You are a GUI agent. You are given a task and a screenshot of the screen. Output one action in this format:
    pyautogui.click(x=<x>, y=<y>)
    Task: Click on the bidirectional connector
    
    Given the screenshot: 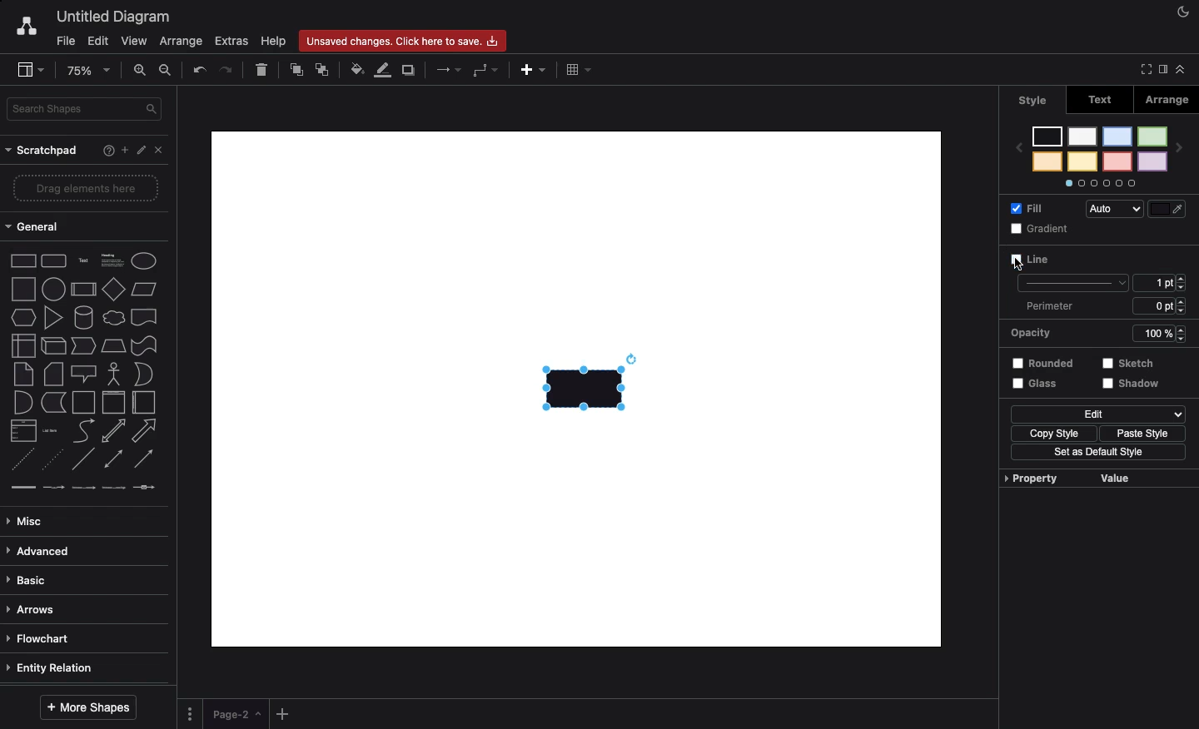 What is the action you would take?
    pyautogui.click(x=113, y=457)
    